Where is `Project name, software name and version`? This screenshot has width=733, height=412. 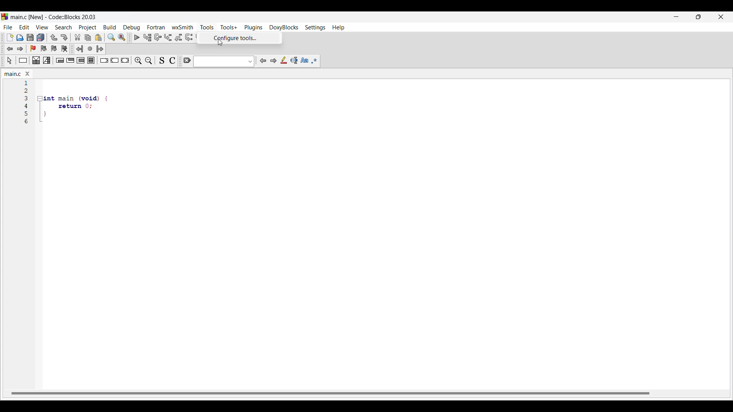 Project name, software name and version is located at coordinates (54, 17).